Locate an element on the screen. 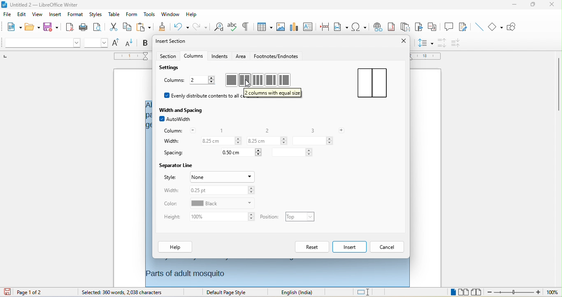 Image resolution: width=562 pixels, height=297 pixels. columns is located at coordinates (173, 80).